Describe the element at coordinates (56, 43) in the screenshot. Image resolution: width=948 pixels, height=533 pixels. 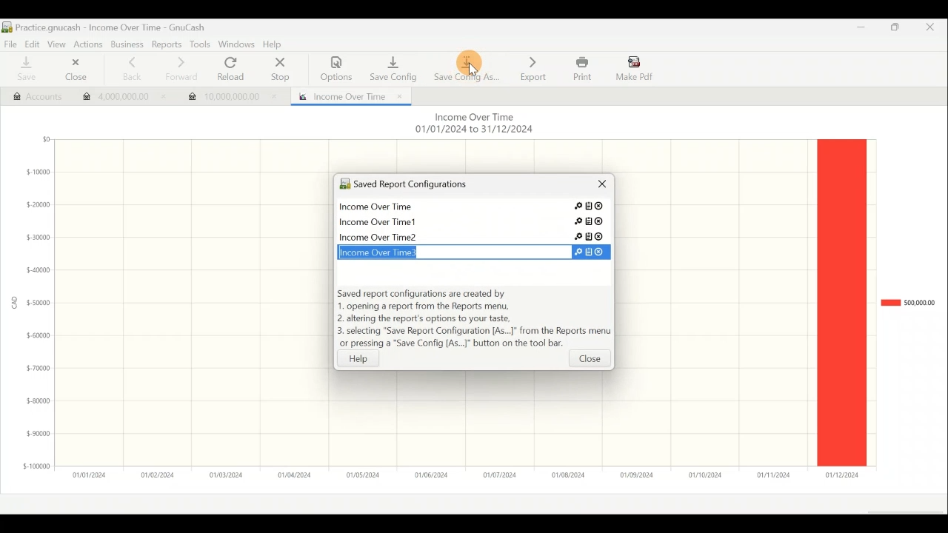
I see `View` at that location.